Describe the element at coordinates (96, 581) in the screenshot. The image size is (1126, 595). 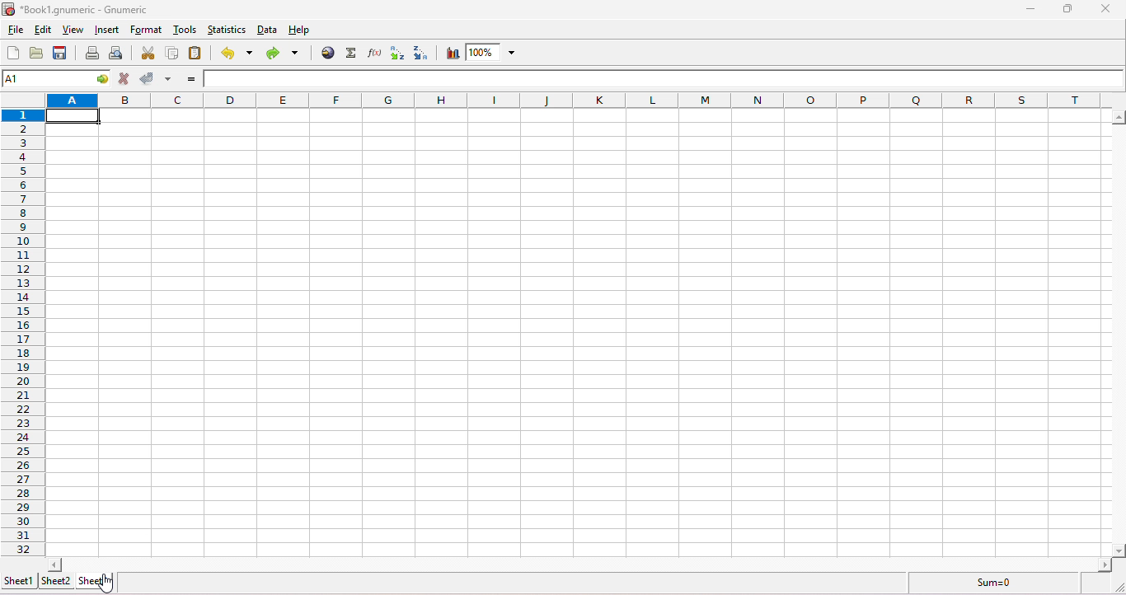
I see `sheet 3` at that location.